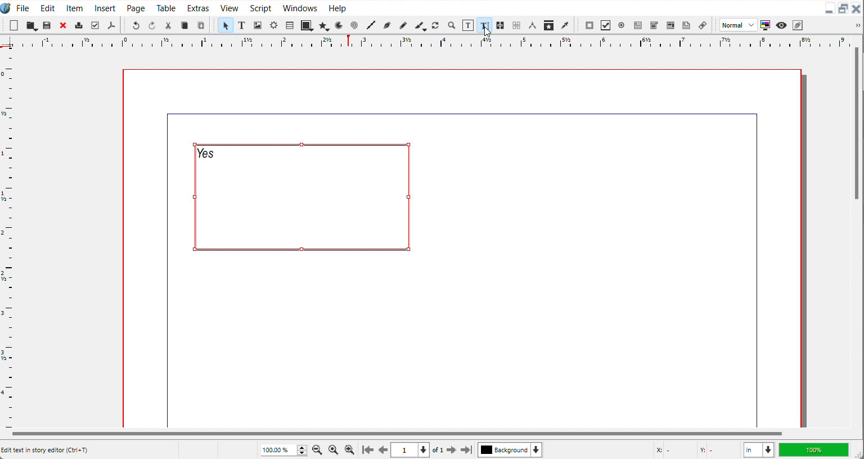 This screenshot has height=459, width=864. Describe the element at coordinates (637, 26) in the screenshot. I see `PDF text field` at that location.